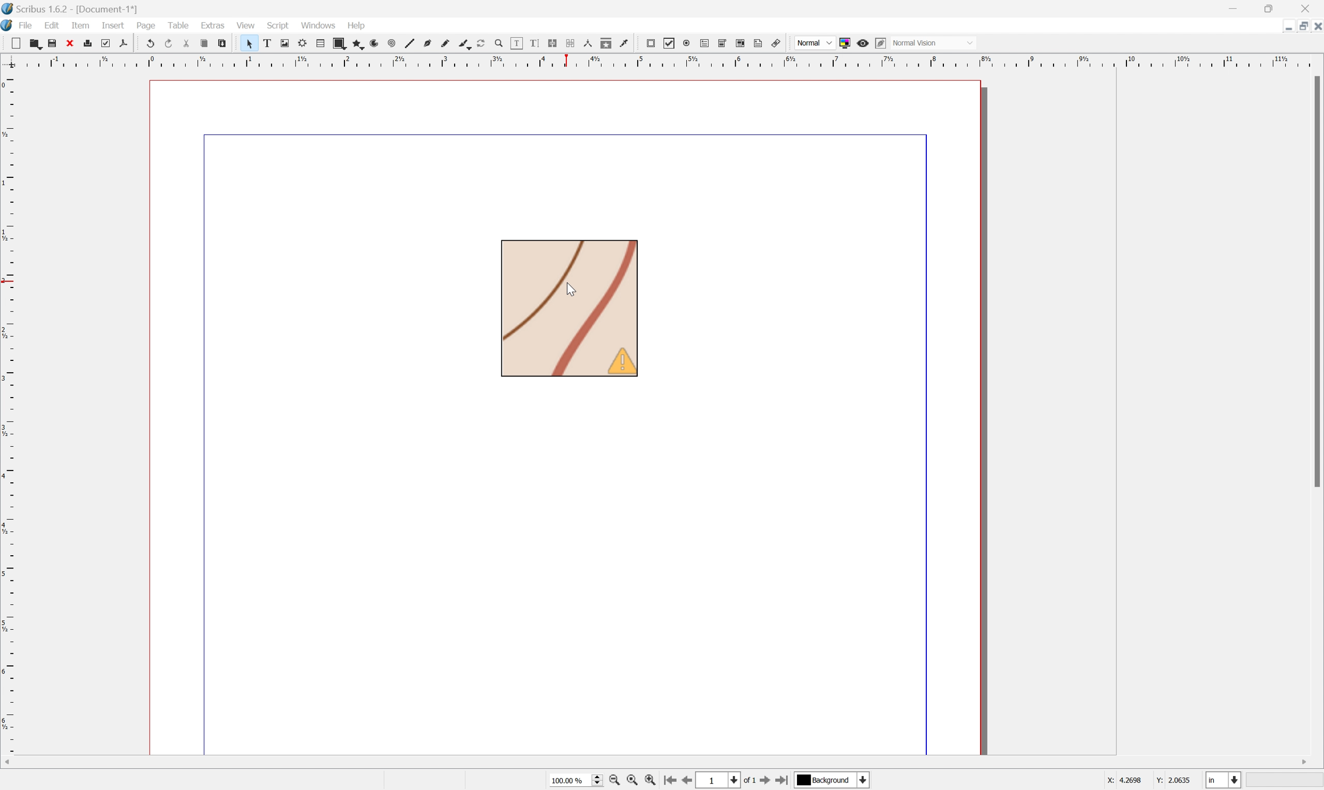 The width and height of the screenshot is (1324, 790). What do you see at coordinates (1223, 780) in the screenshot?
I see `Select the current unit` at bounding box center [1223, 780].